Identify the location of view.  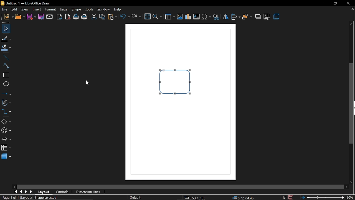
(25, 9).